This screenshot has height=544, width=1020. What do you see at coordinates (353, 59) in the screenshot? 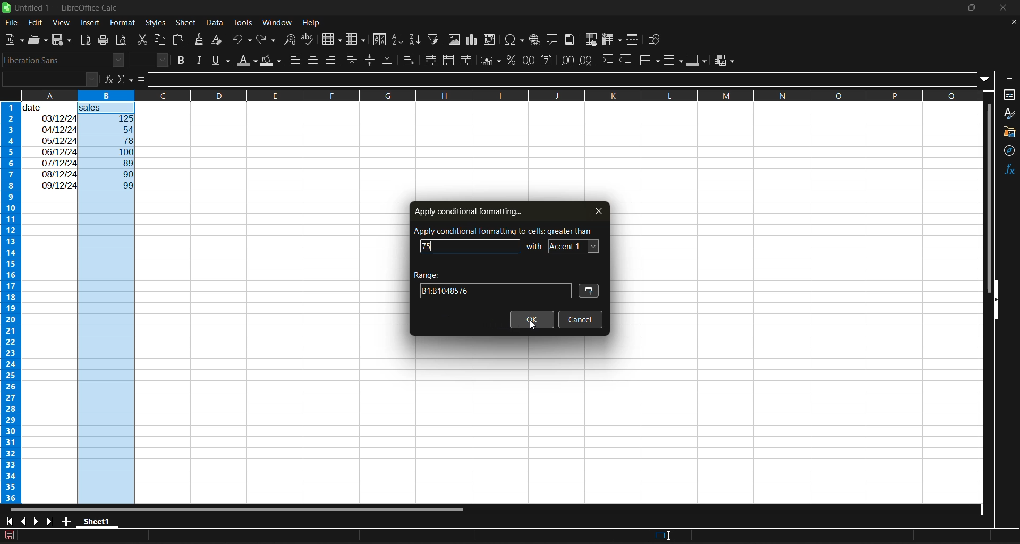
I see `align top` at bounding box center [353, 59].